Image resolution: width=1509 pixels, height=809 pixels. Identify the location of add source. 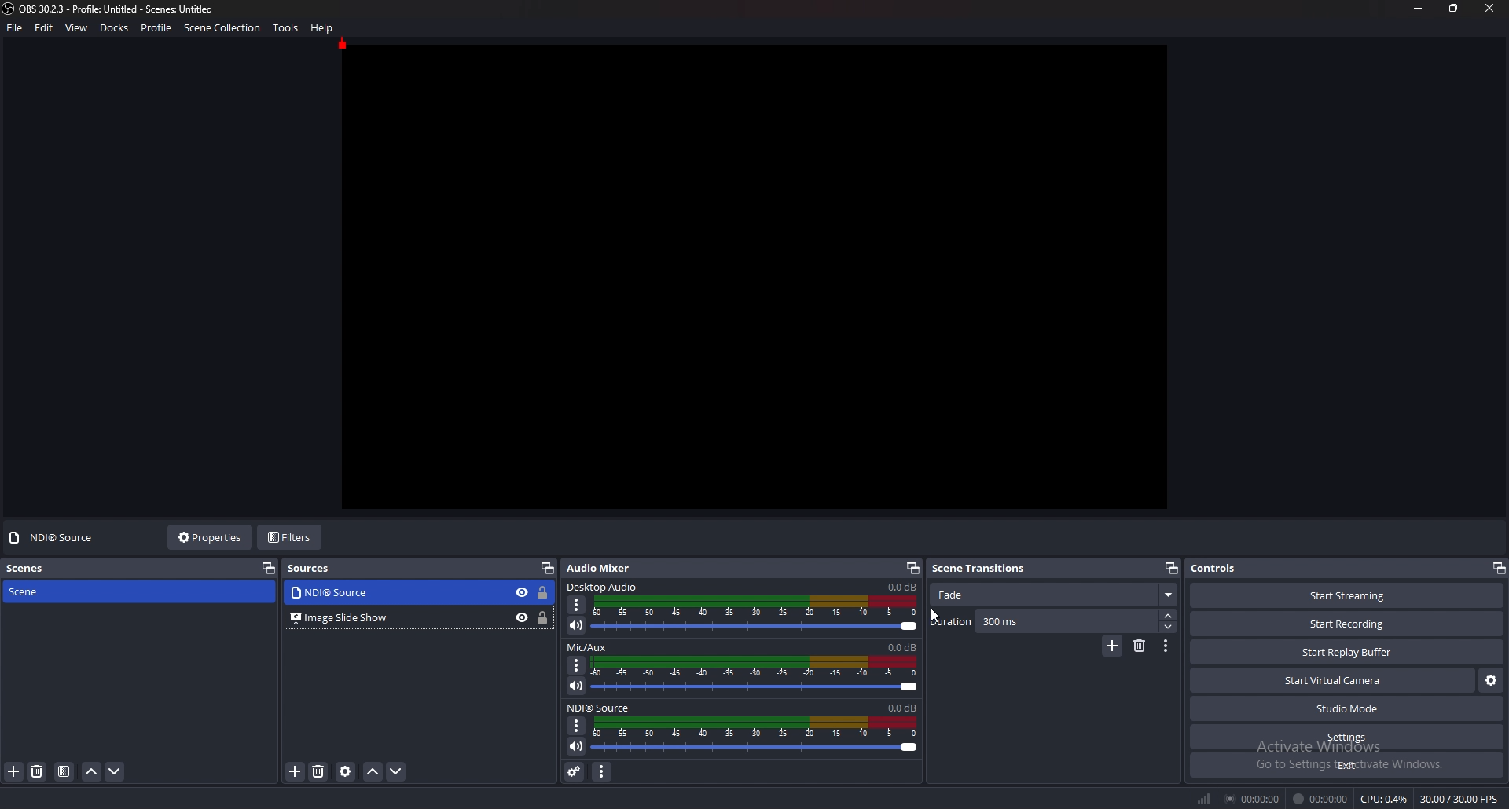
(296, 771).